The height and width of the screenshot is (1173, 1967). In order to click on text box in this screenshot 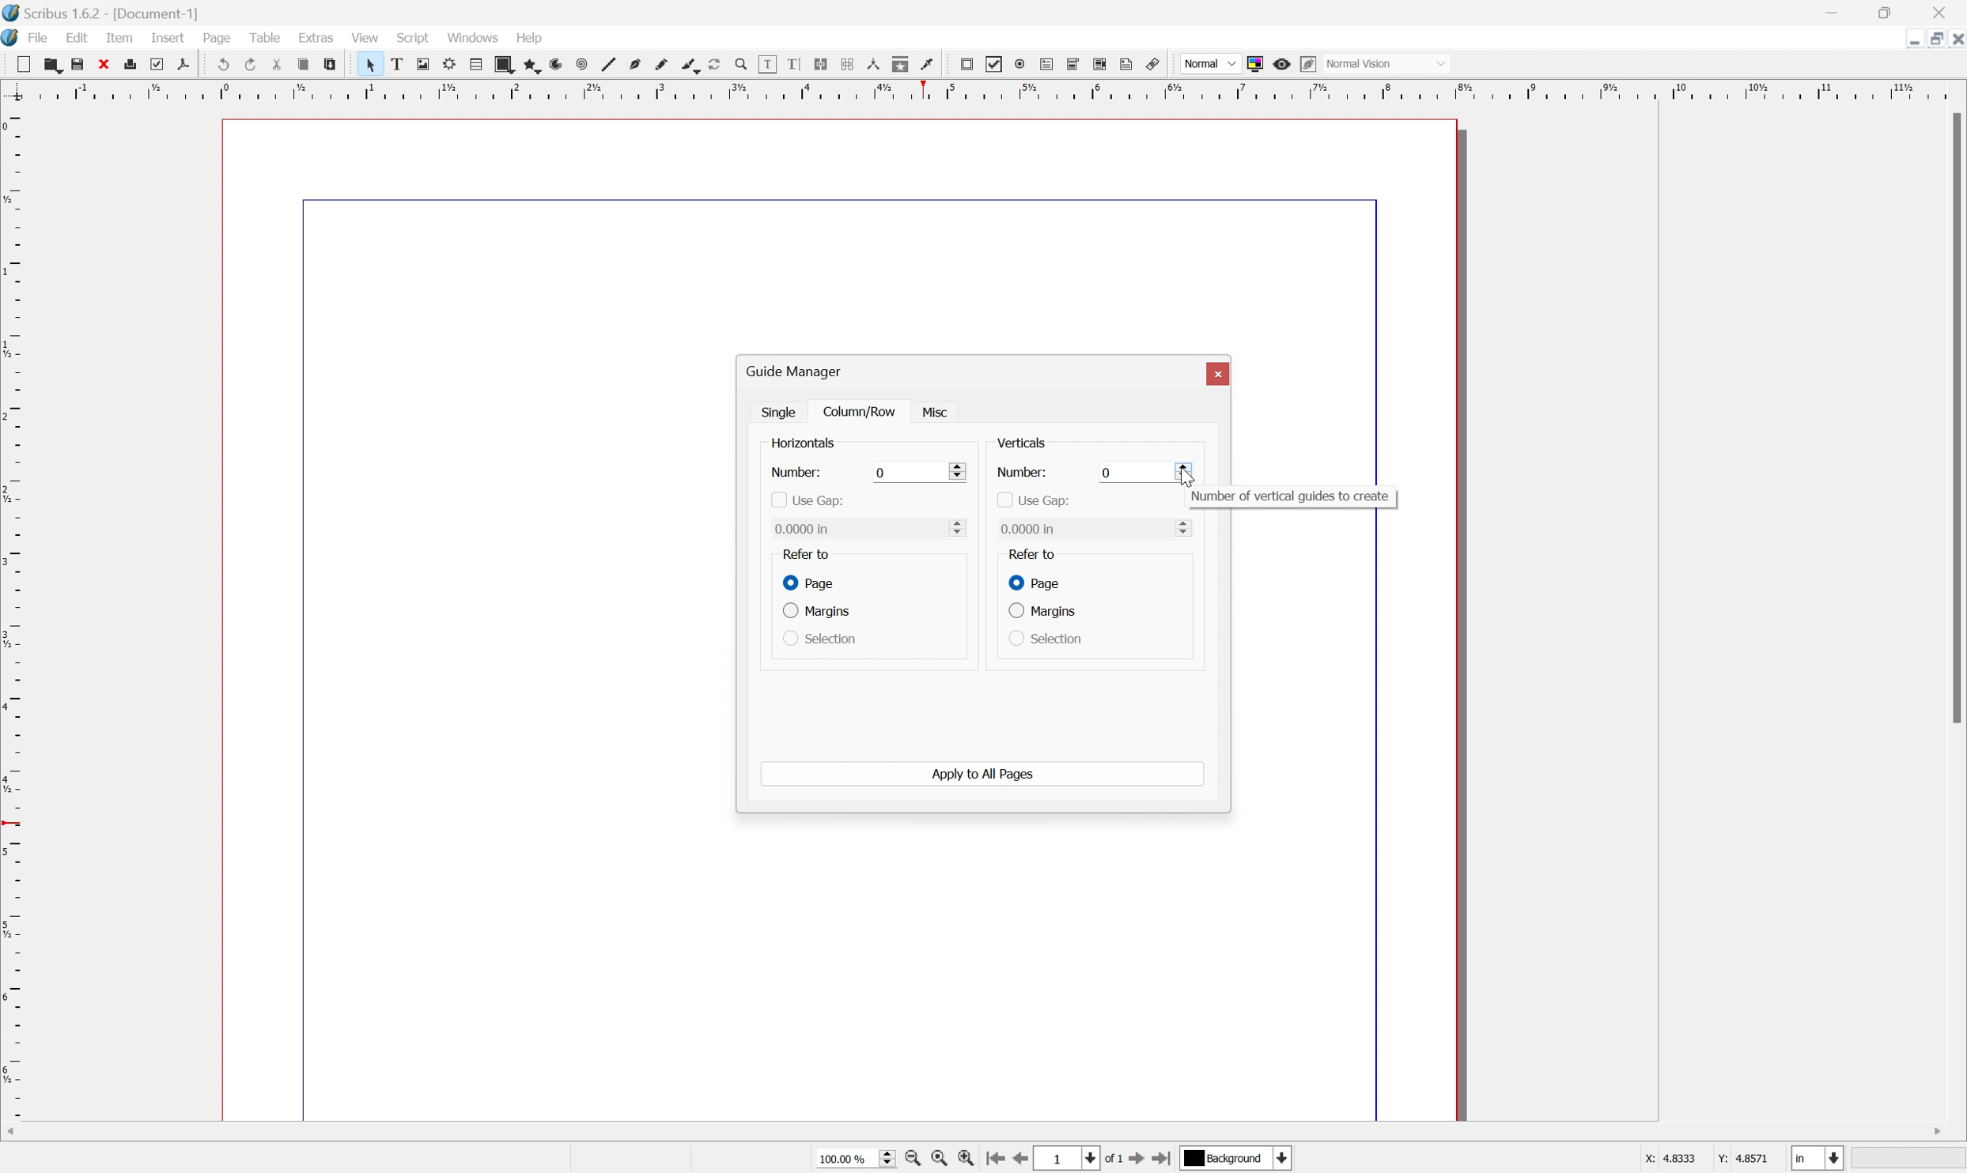, I will do `click(396, 64)`.